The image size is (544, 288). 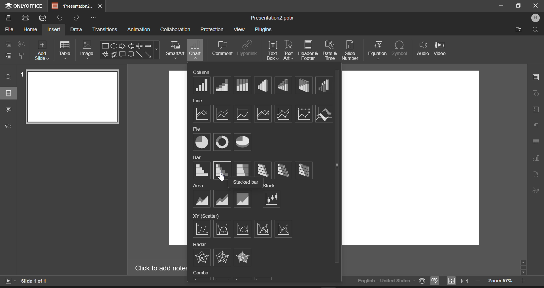 What do you see at coordinates (9, 93) in the screenshot?
I see `Slides` at bounding box center [9, 93].